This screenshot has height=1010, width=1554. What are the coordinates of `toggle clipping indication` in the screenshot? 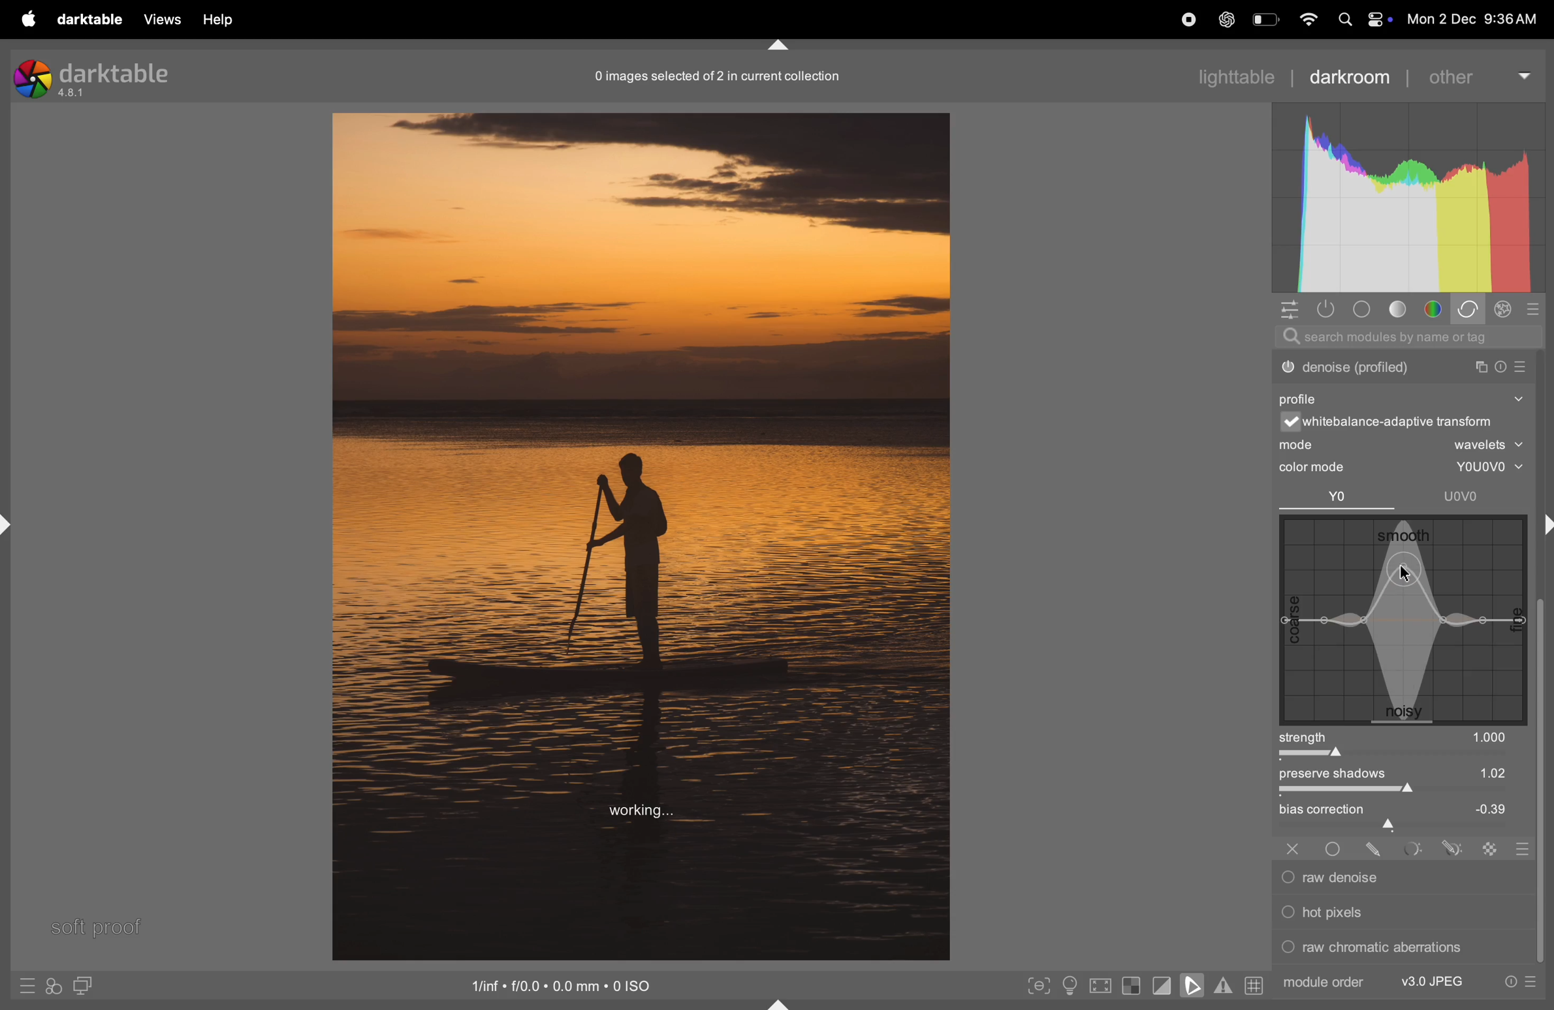 It's located at (1160, 987).